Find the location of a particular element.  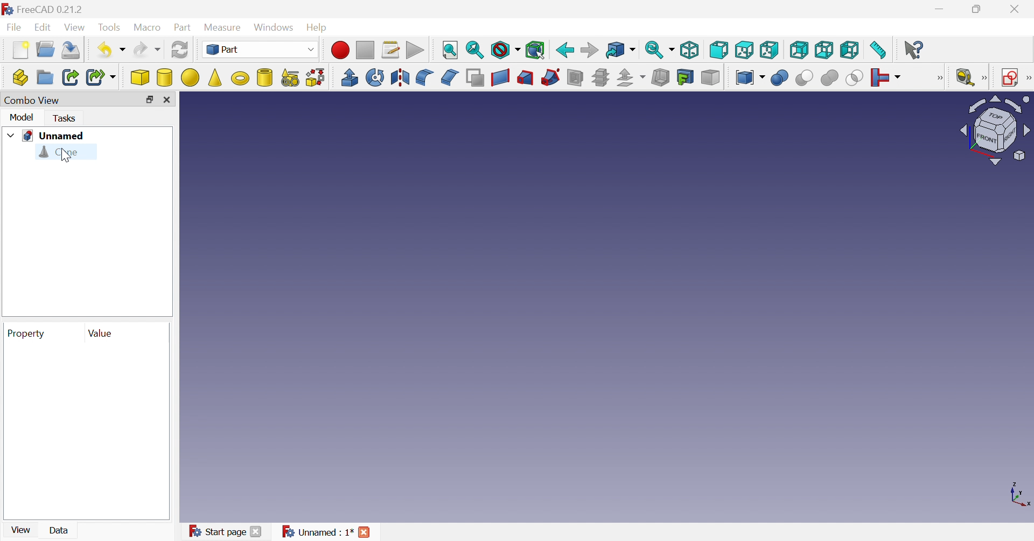

Create ruled surface is located at coordinates (500, 77).